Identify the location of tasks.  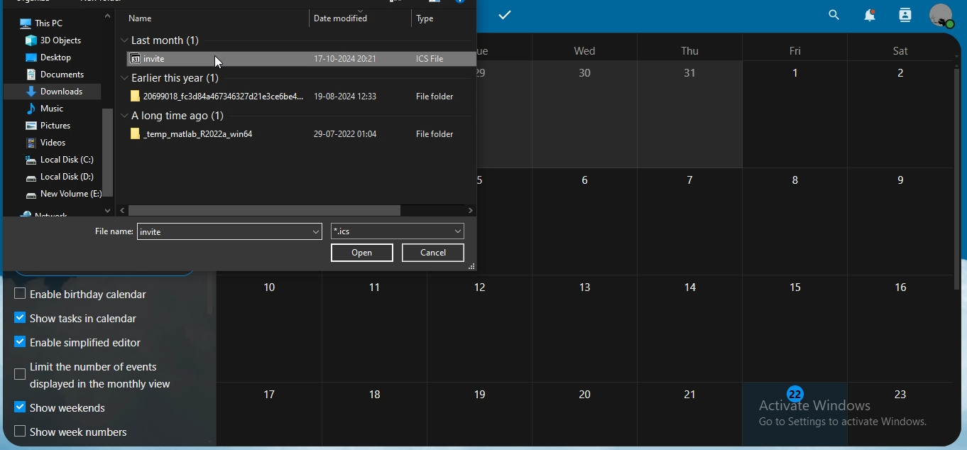
(508, 13).